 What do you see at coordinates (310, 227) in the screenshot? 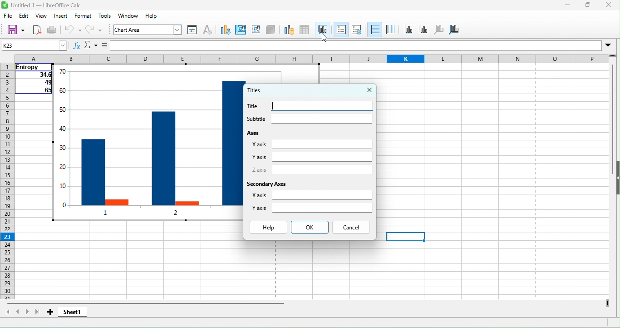
I see `ok` at bounding box center [310, 227].